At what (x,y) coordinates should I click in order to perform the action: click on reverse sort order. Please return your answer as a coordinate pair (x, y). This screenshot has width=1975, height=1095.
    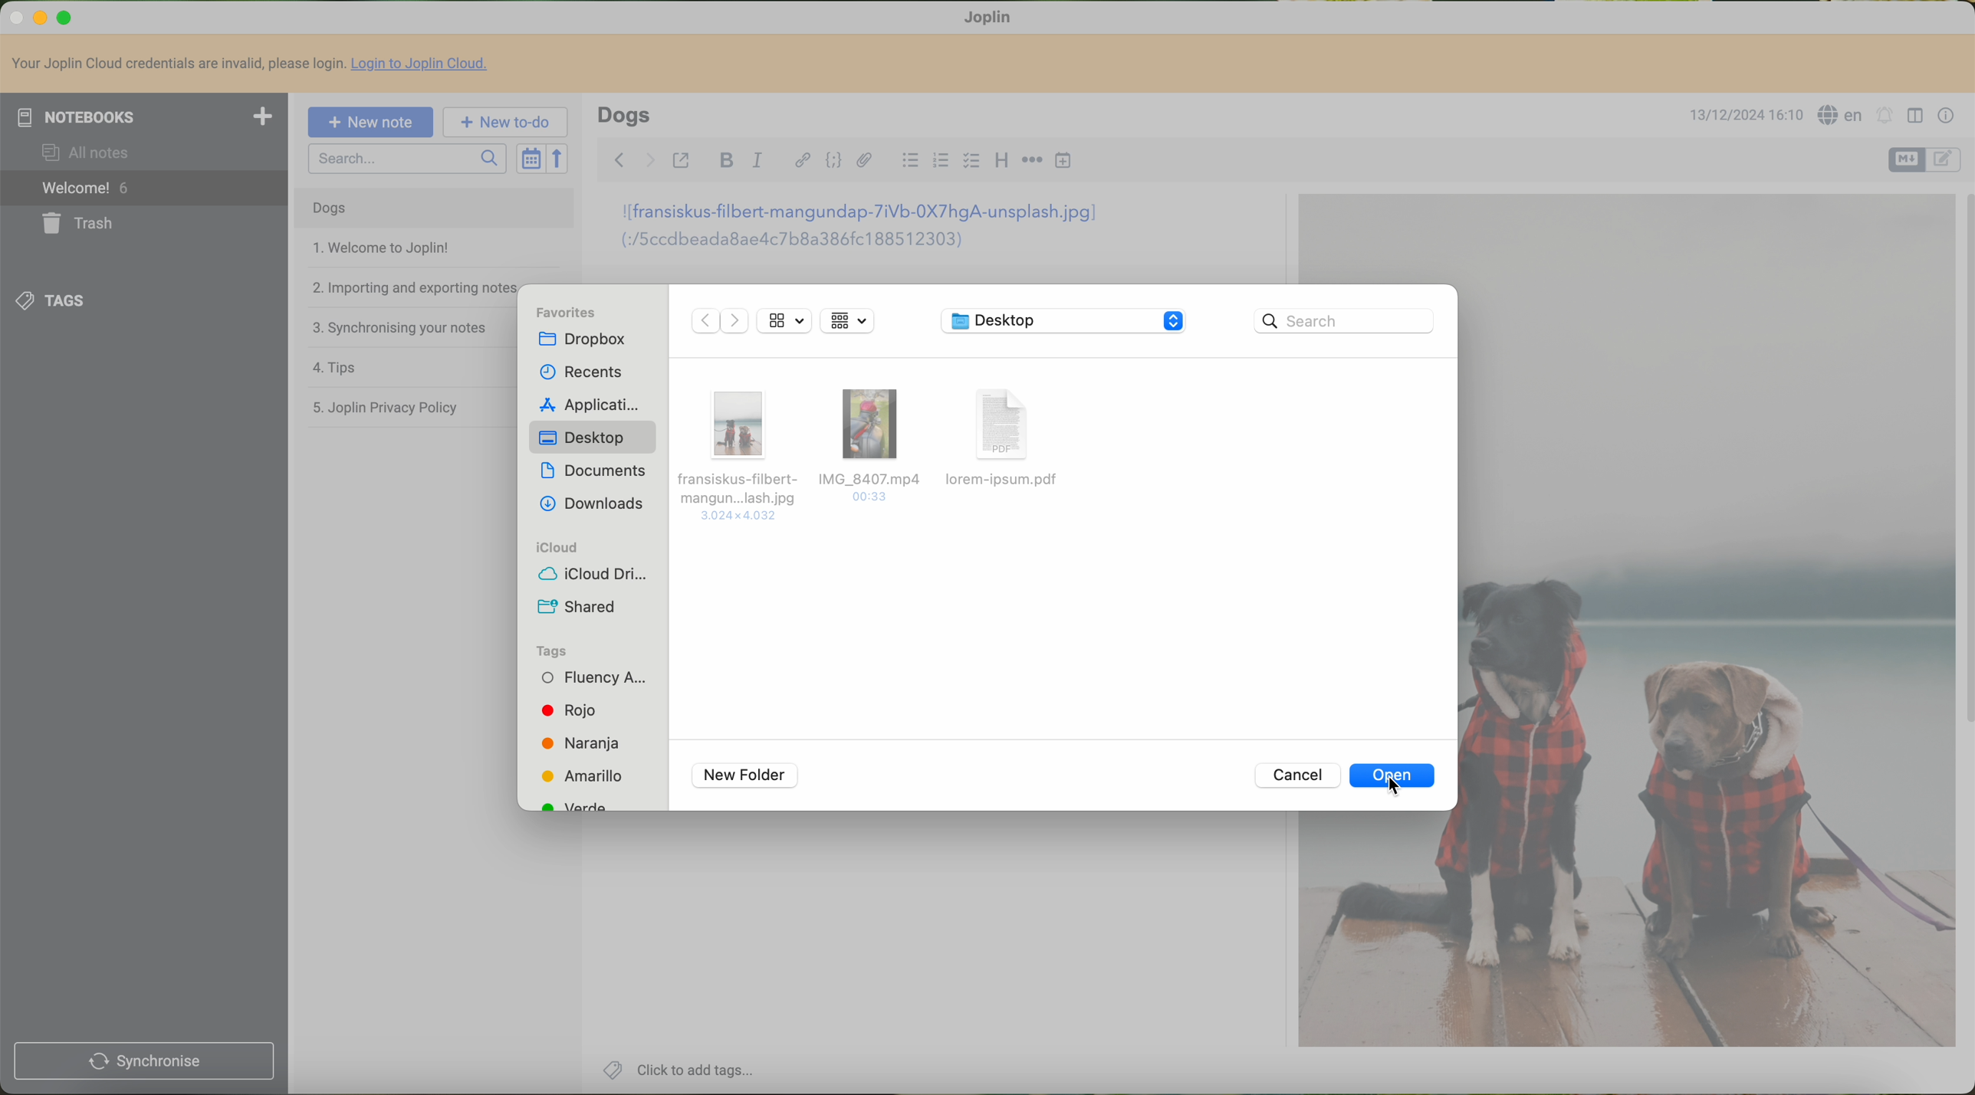
    Looking at the image, I should click on (560, 159).